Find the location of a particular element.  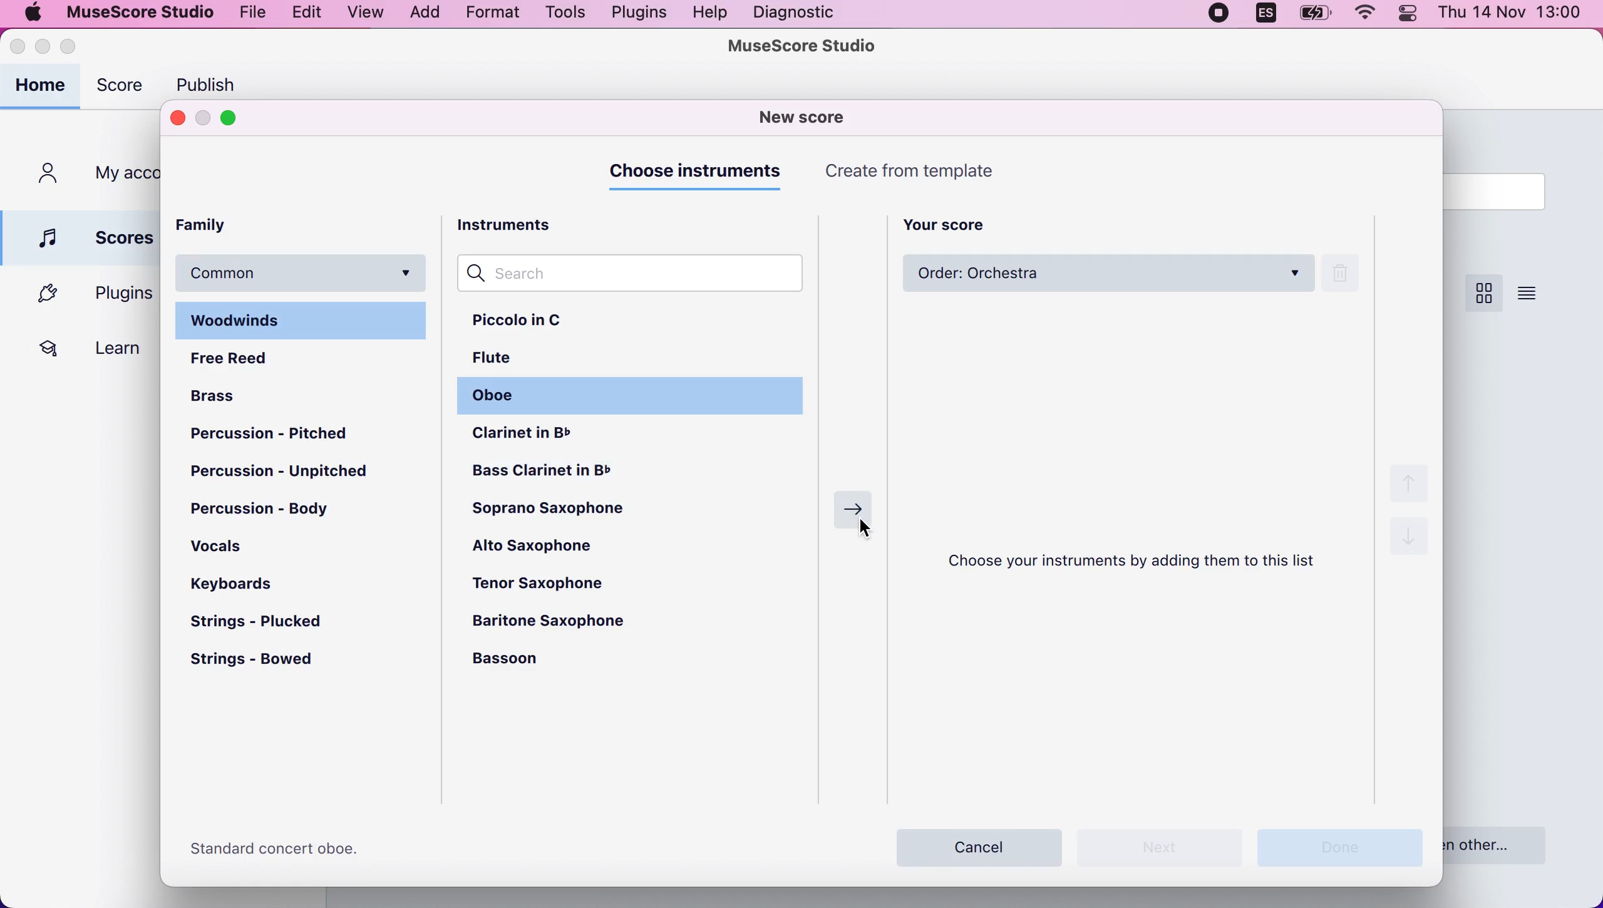

musescore studio is located at coordinates (805, 47).